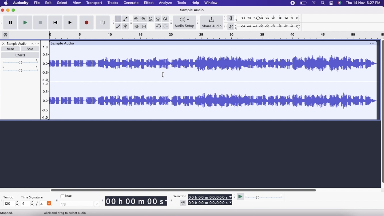  What do you see at coordinates (30, 49) in the screenshot?
I see `Solo` at bounding box center [30, 49].